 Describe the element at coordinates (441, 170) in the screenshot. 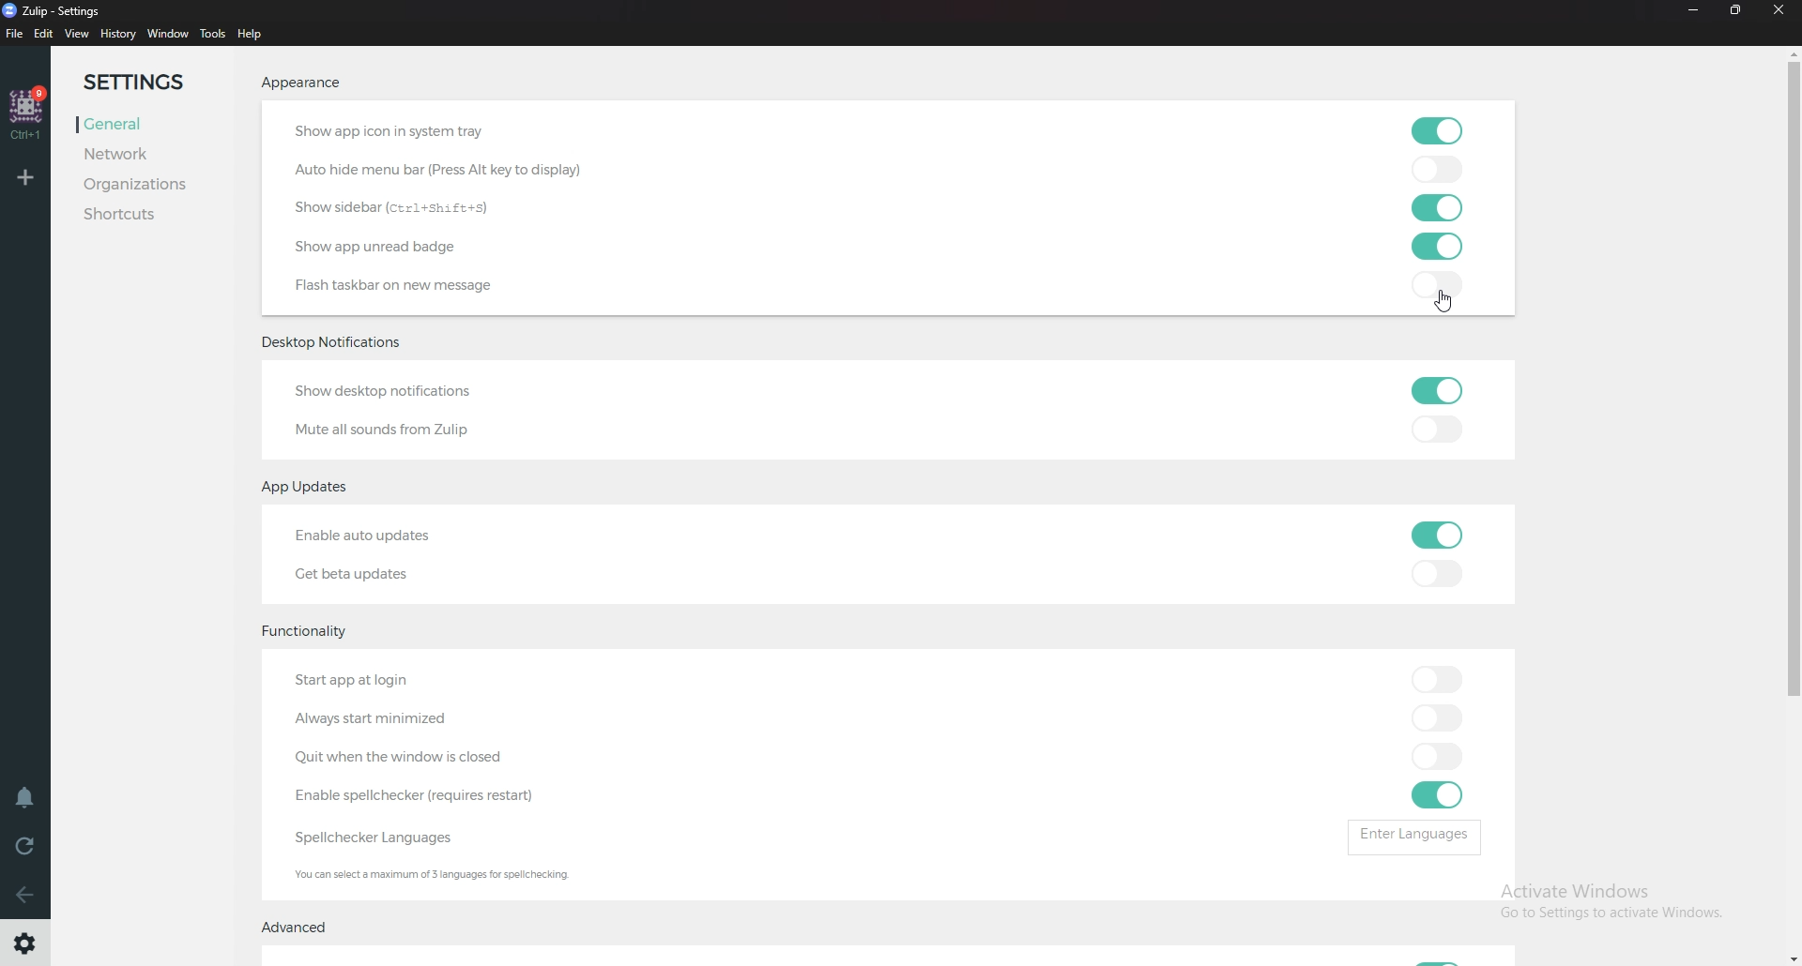

I see `auto hide menu bar` at that location.